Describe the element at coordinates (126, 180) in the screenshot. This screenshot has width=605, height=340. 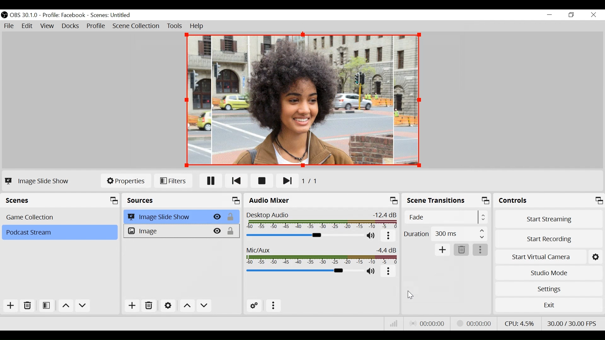
I see `Properties` at that location.